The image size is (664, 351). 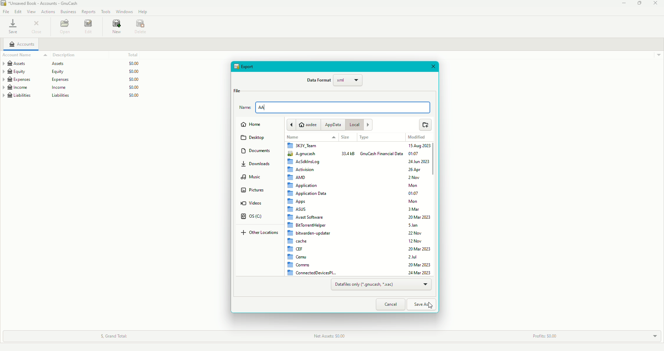 What do you see at coordinates (252, 204) in the screenshot?
I see `Videos` at bounding box center [252, 204].